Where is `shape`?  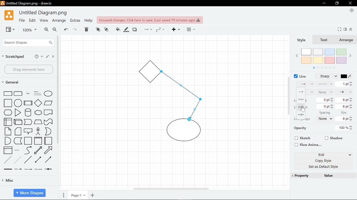
shape is located at coordinates (38, 103).